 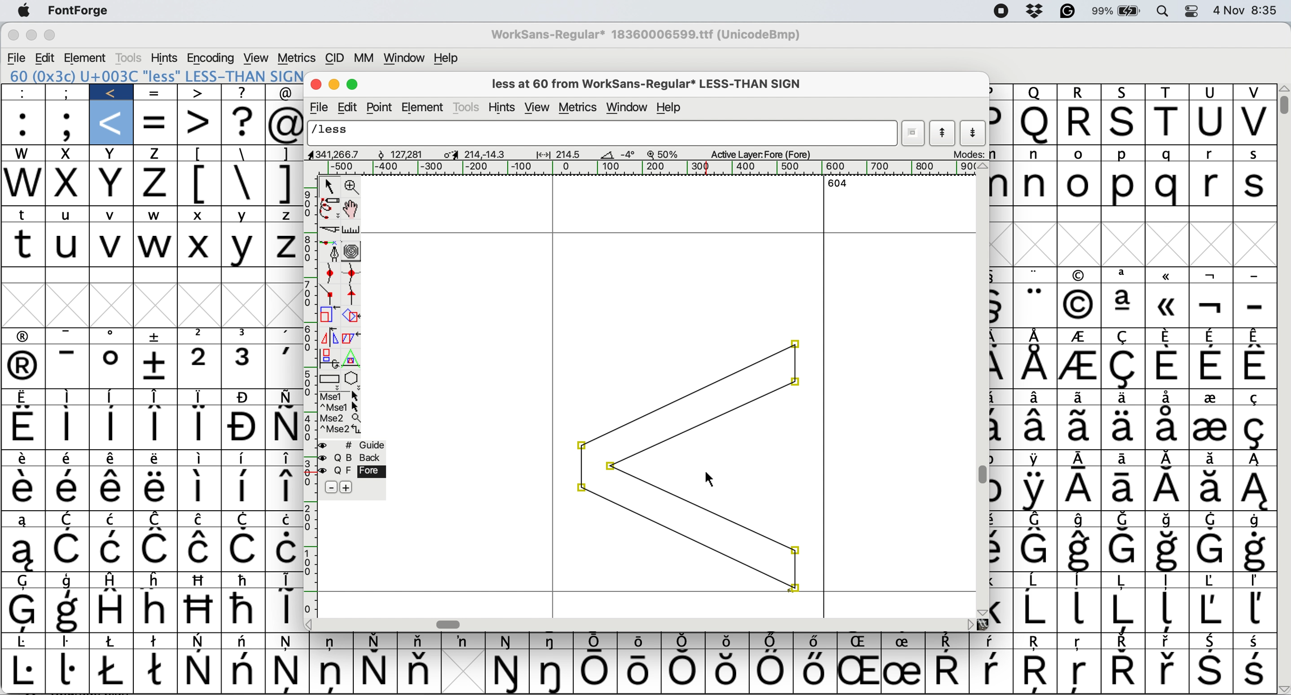 What do you see at coordinates (729, 671) in the screenshot?
I see `Symbol` at bounding box center [729, 671].